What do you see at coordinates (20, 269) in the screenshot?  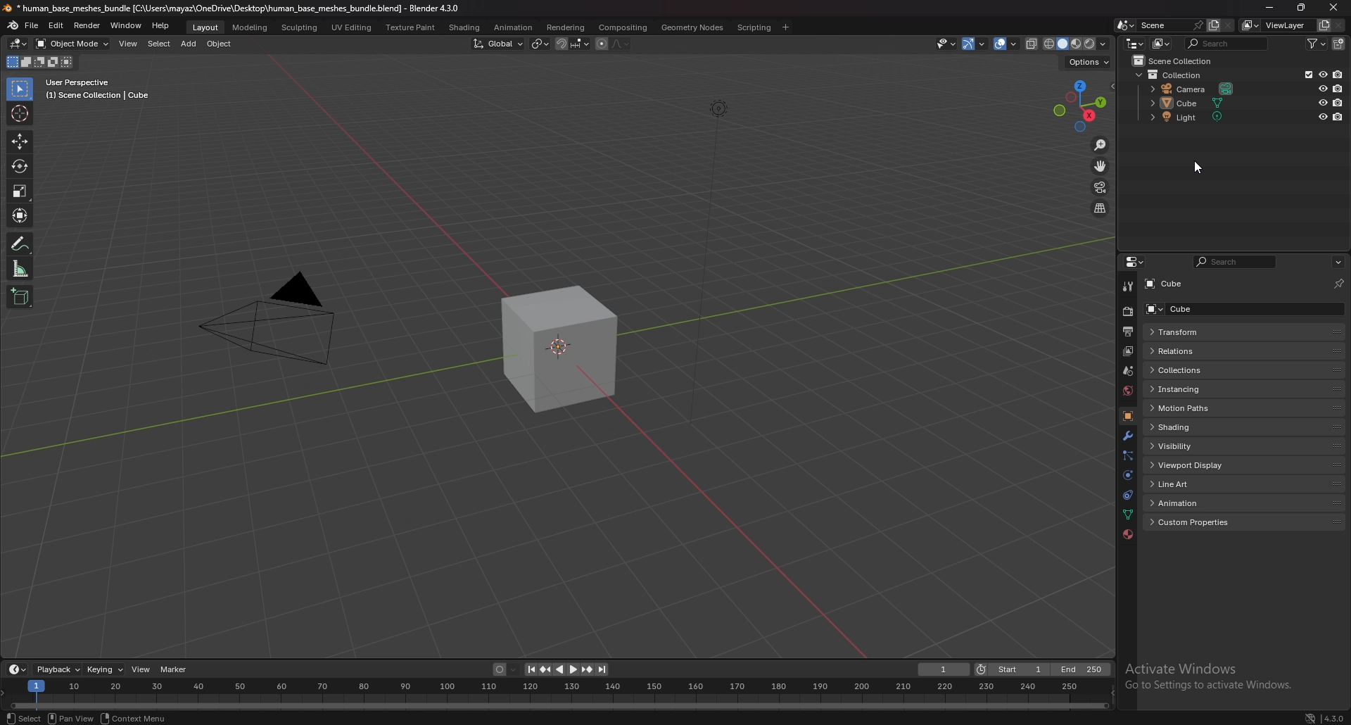 I see `measure` at bounding box center [20, 269].